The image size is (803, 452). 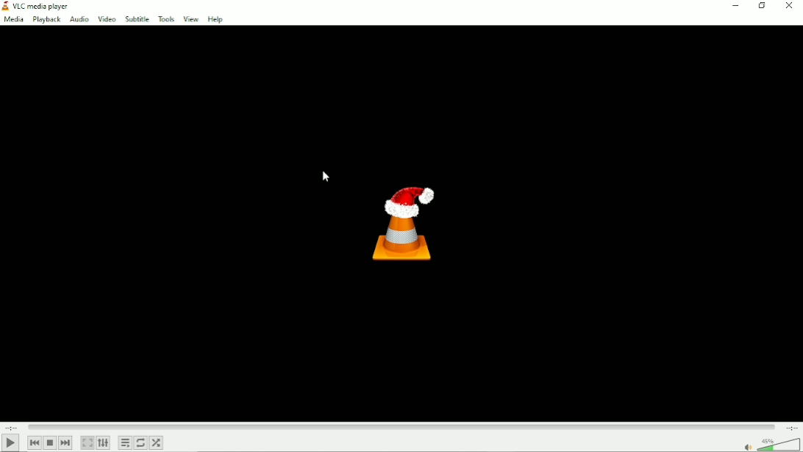 I want to click on Logo, so click(x=406, y=225).